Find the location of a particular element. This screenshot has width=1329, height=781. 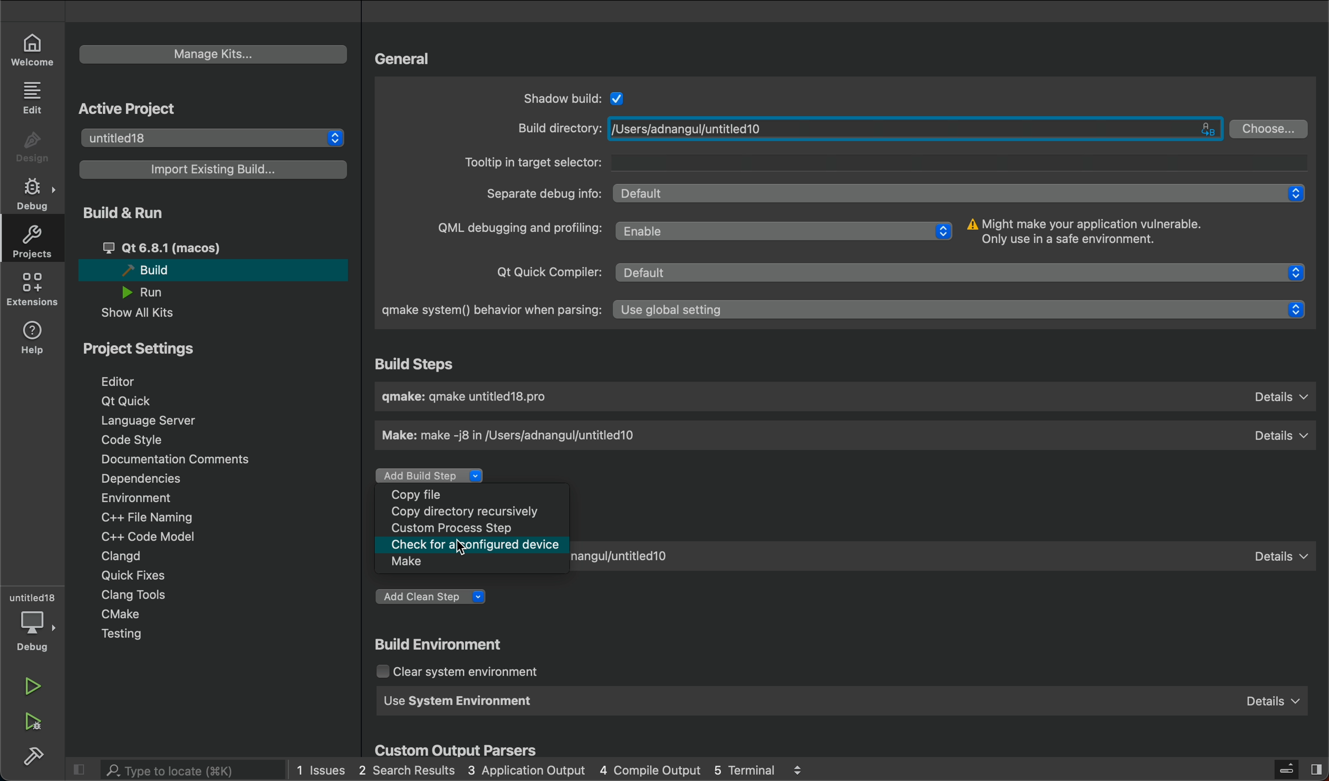

Separate debug info: is located at coordinates (541, 193).